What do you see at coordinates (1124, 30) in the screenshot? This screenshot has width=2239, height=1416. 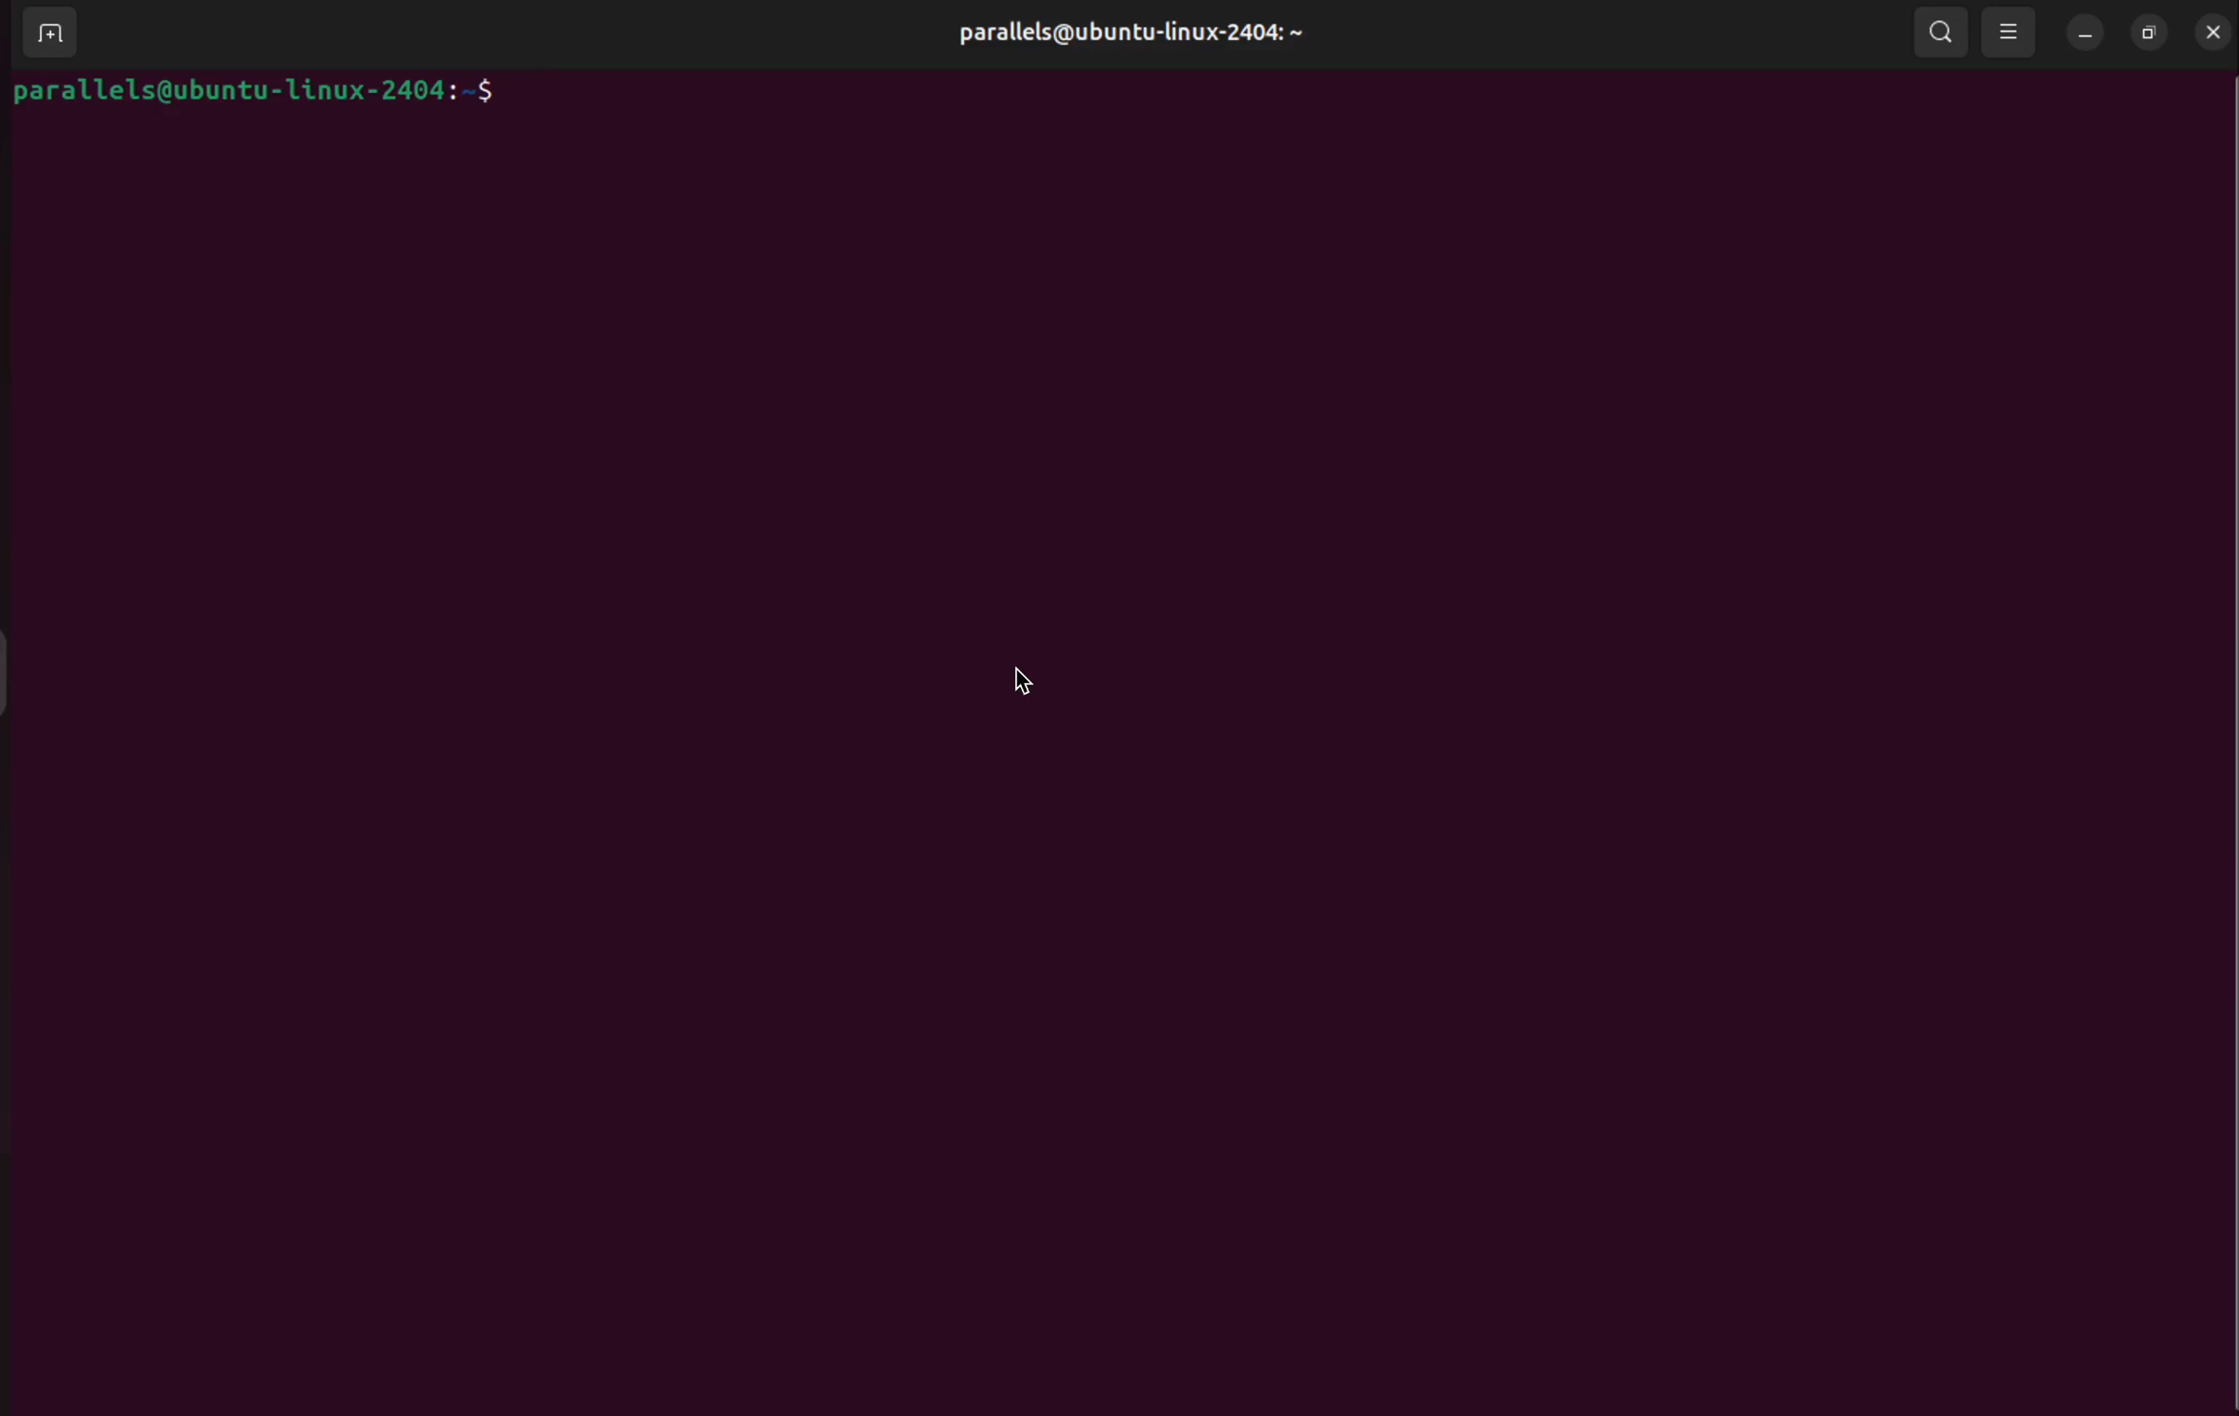 I see `parallels@ubuntu` at bounding box center [1124, 30].